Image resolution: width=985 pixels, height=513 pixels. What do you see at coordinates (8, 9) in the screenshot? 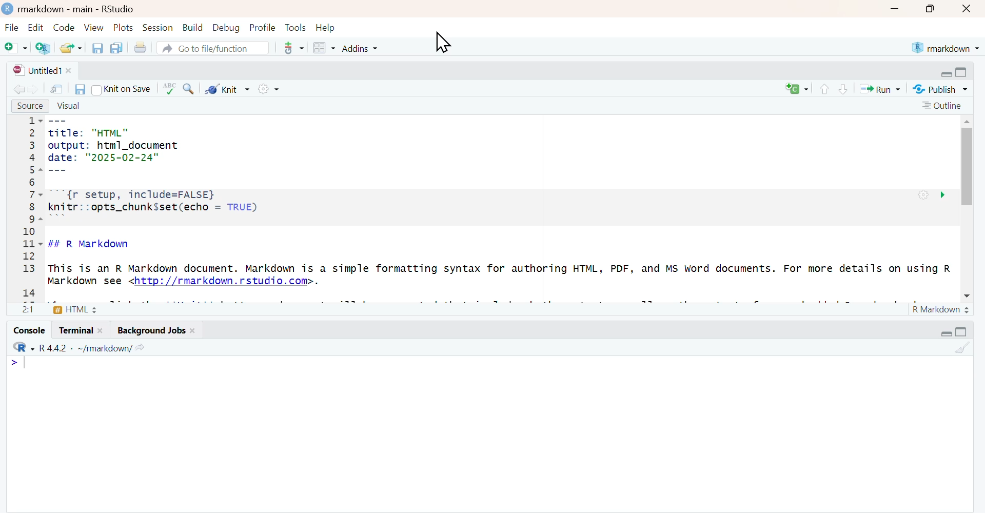
I see `Logo` at bounding box center [8, 9].